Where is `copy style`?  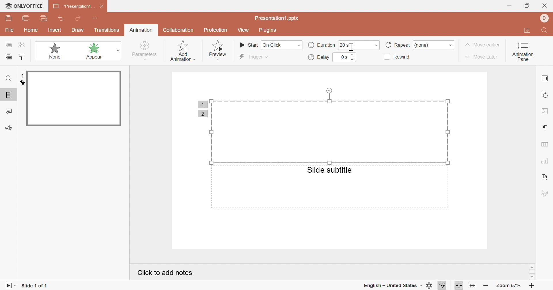 copy style is located at coordinates (22, 56).